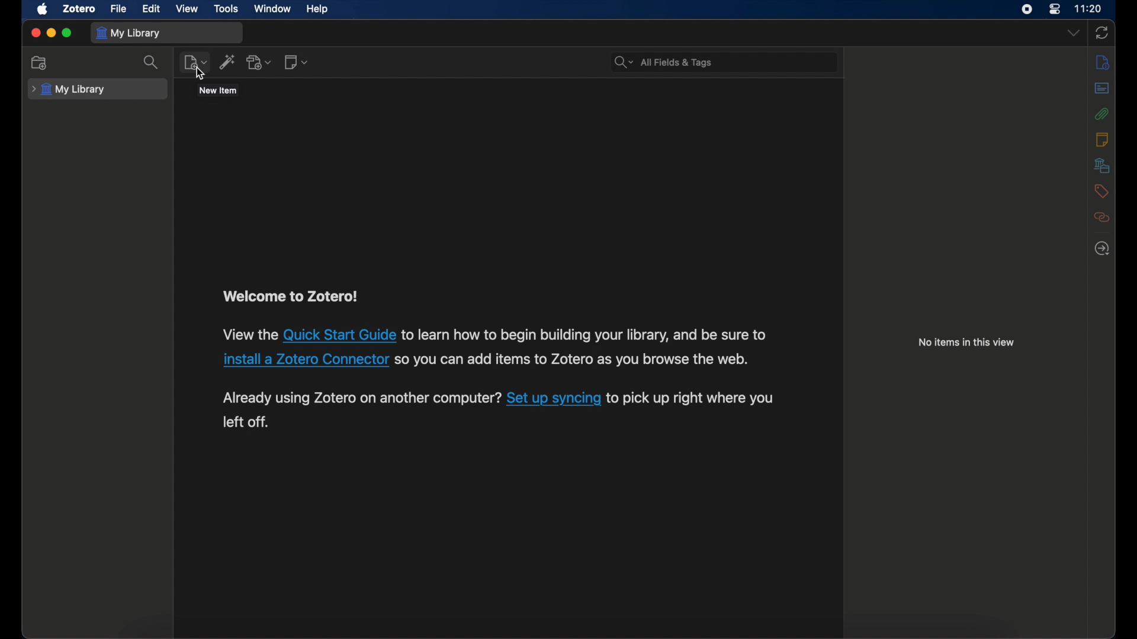 The image size is (1137, 639). What do you see at coordinates (1102, 165) in the screenshot?
I see `libraries` at bounding box center [1102, 165].